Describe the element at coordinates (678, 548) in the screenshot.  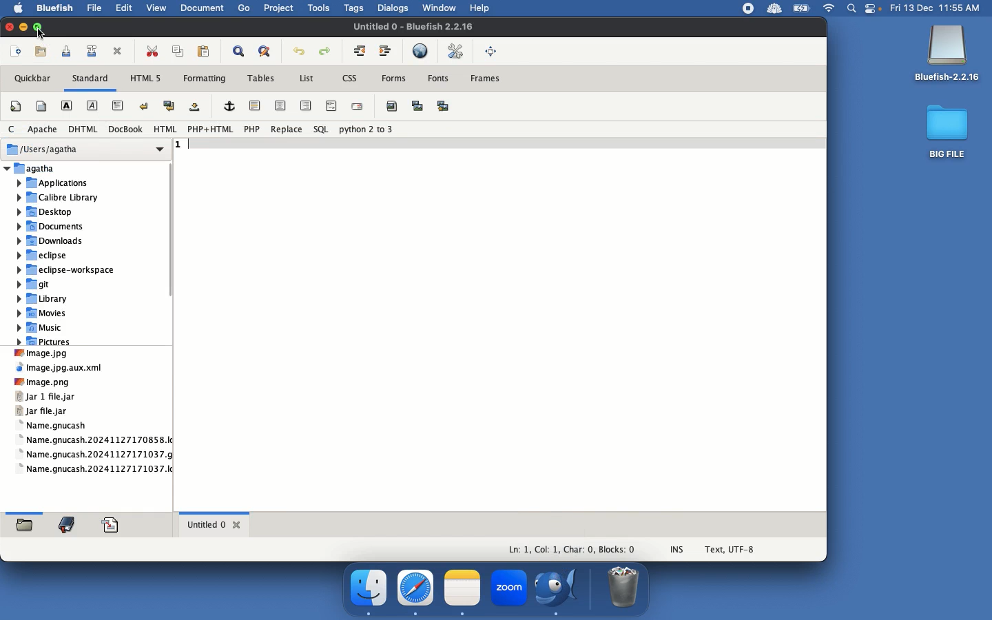
I see `INS` at that location.